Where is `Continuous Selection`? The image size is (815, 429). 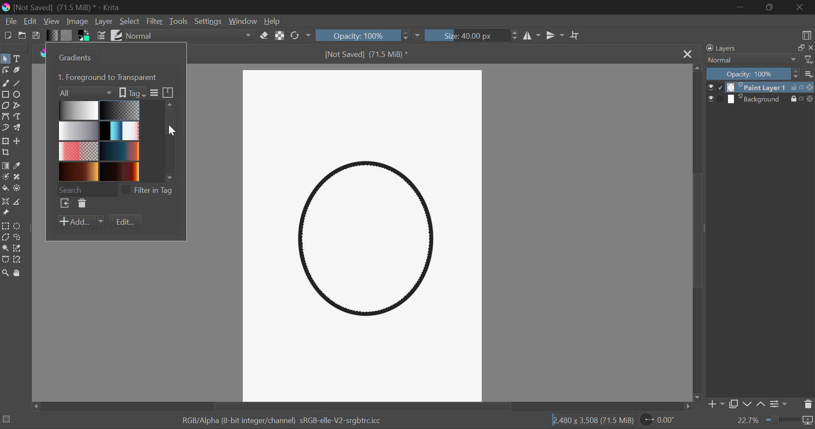 Continuous Selection is located at coordinates (6, 248).